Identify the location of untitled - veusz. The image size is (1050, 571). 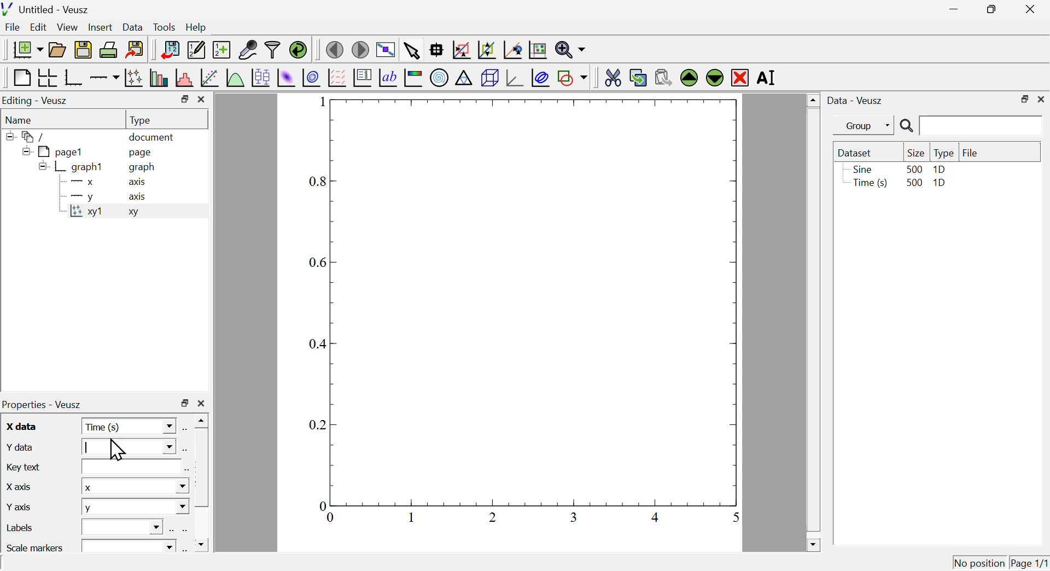
(47, 9).